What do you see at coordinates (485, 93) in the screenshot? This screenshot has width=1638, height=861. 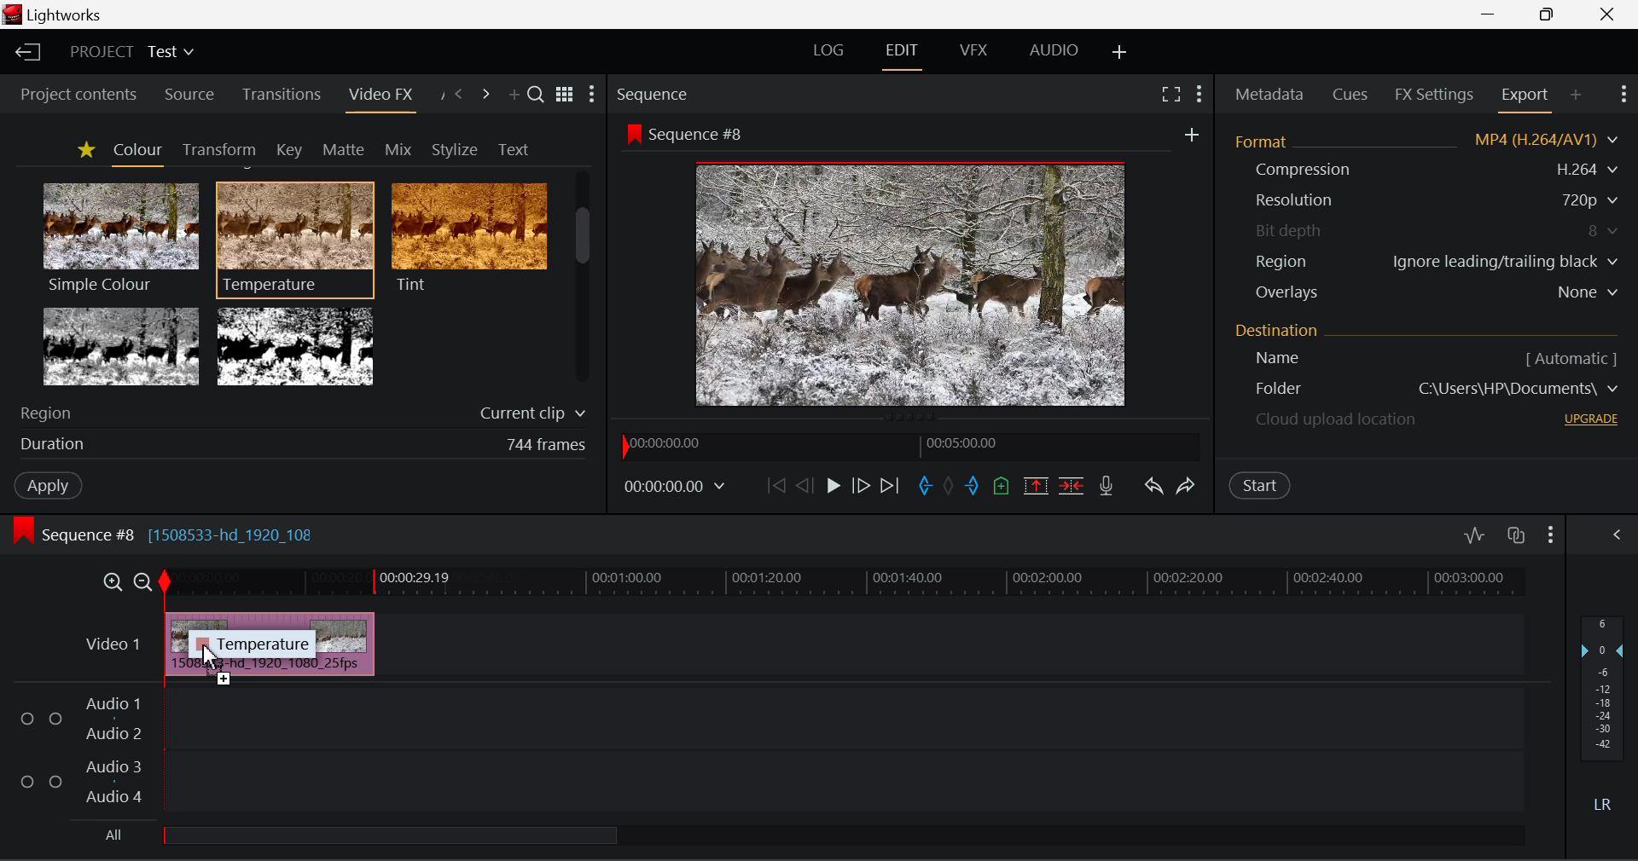 I see `Next Panel` at bounding box center [485, 93].